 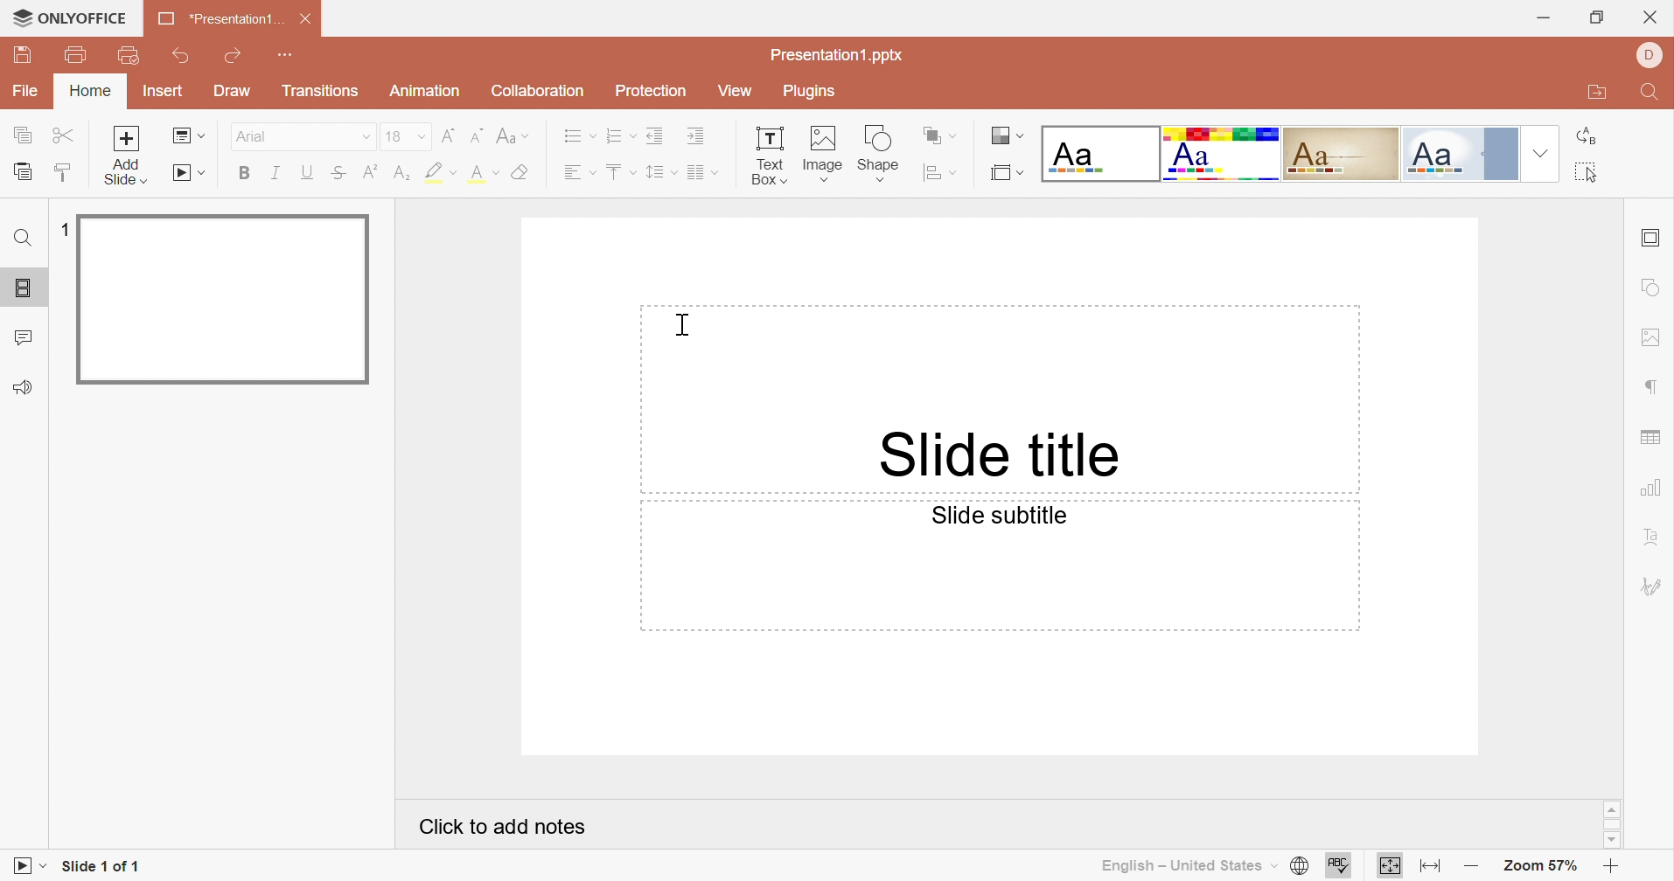 What do you see at coordinates (696, 172) in the screenshot?
I see `Merge and center` at bounding box center [696, 172].